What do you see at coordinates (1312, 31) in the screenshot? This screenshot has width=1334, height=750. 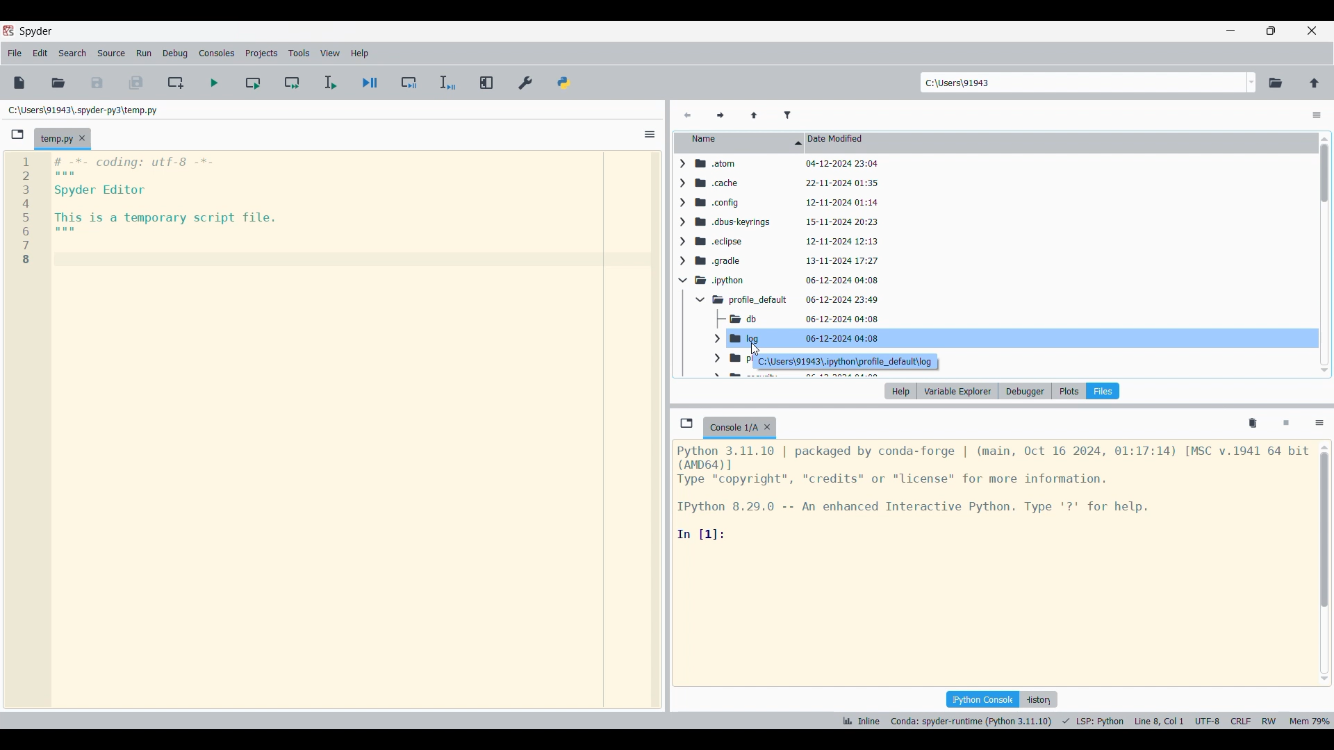 I see `Close interface ` at bounding box center [1312, 31].